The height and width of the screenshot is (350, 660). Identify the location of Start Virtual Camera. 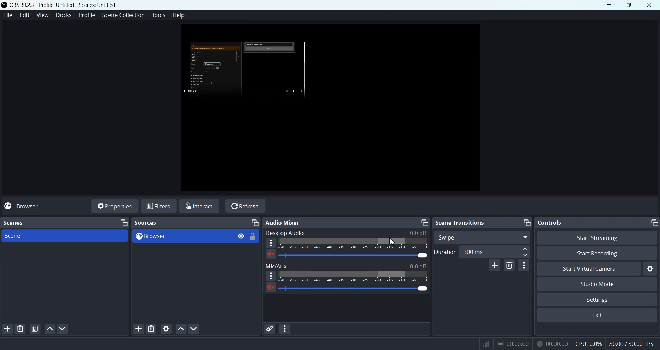
(589, 269).